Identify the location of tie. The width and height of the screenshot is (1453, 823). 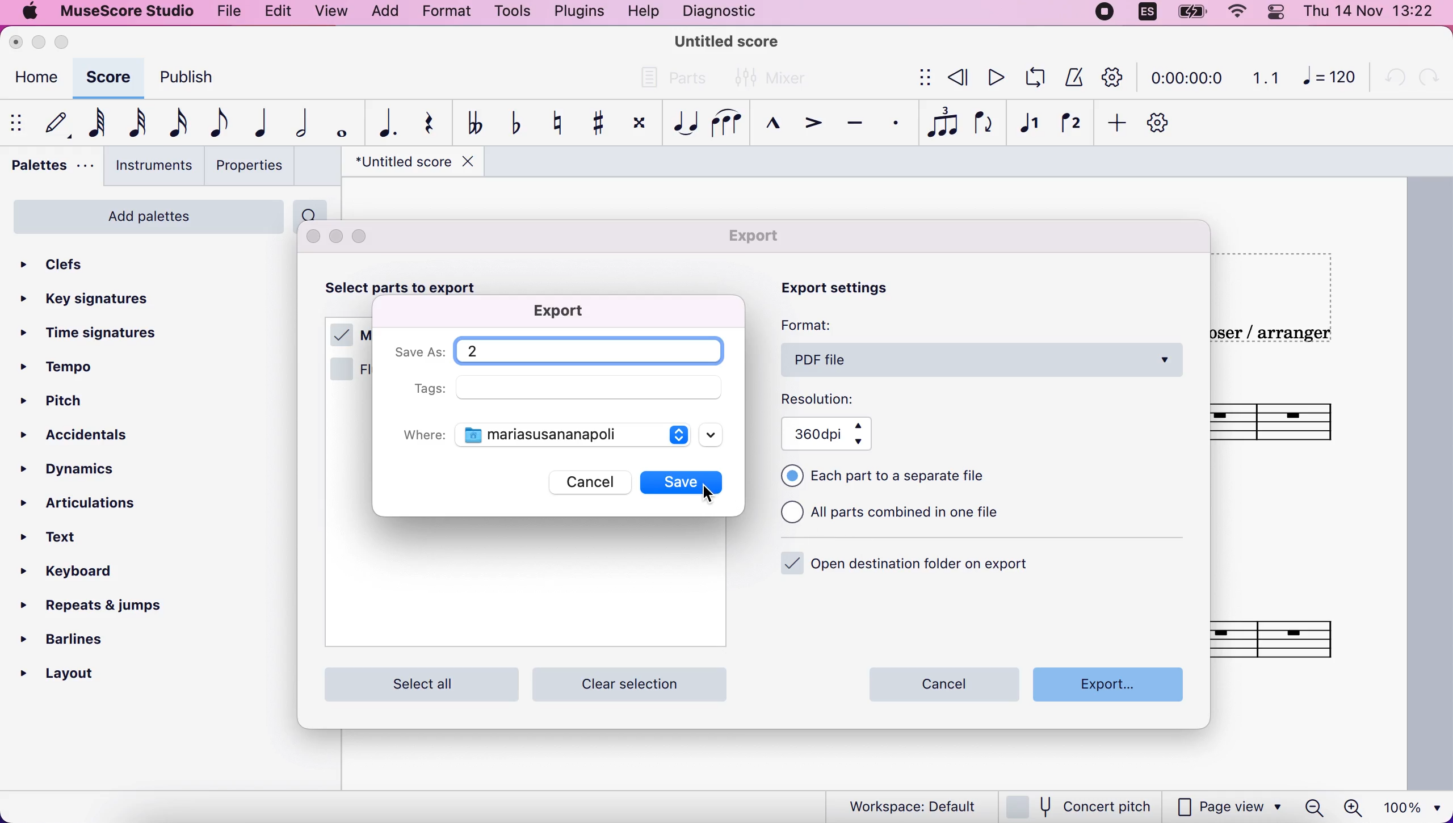
(684, 124).